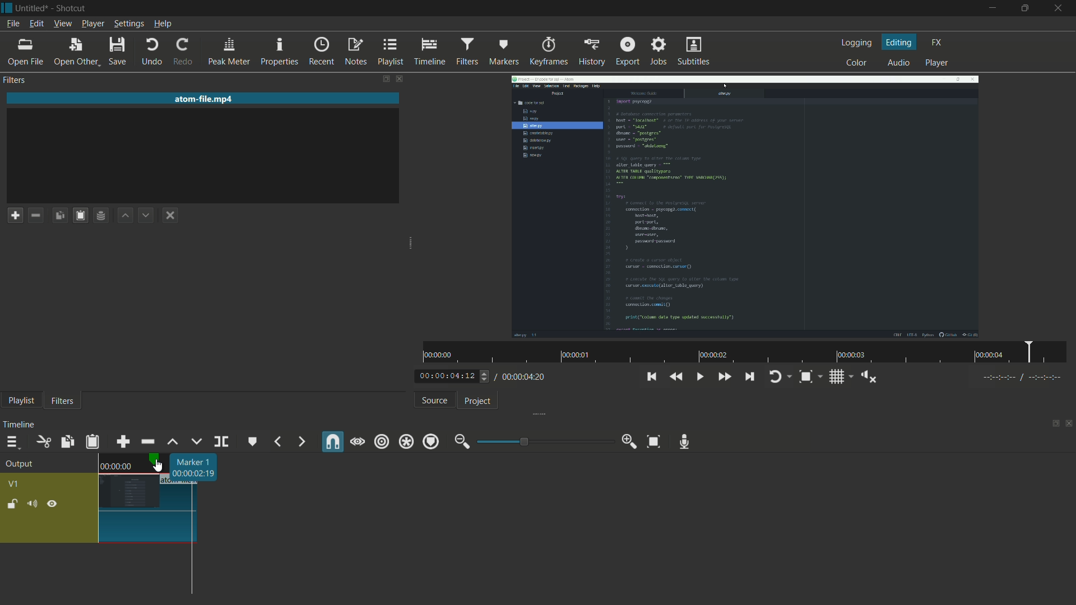 The image size is (1076, 605). Describe the element at coordinates (858, 63) in the screenshot. I see `color` at that location.